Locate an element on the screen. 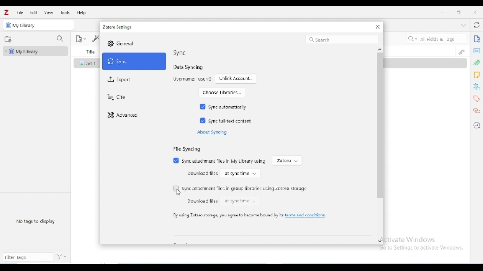 The width and height of the screenshot is (483, 271). my library is located at coordinates (25, 26).